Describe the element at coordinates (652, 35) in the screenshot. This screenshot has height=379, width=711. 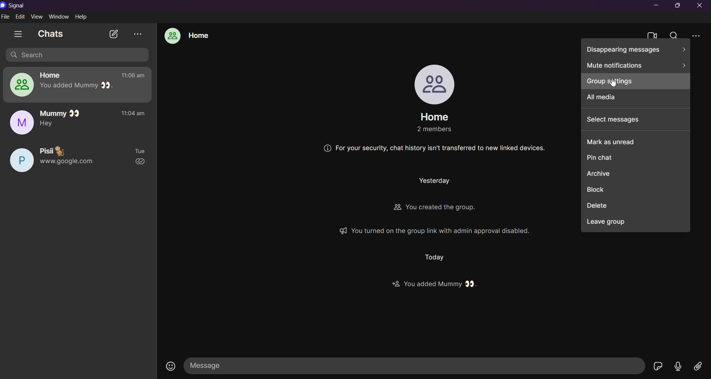
I see `video calls` at that location.